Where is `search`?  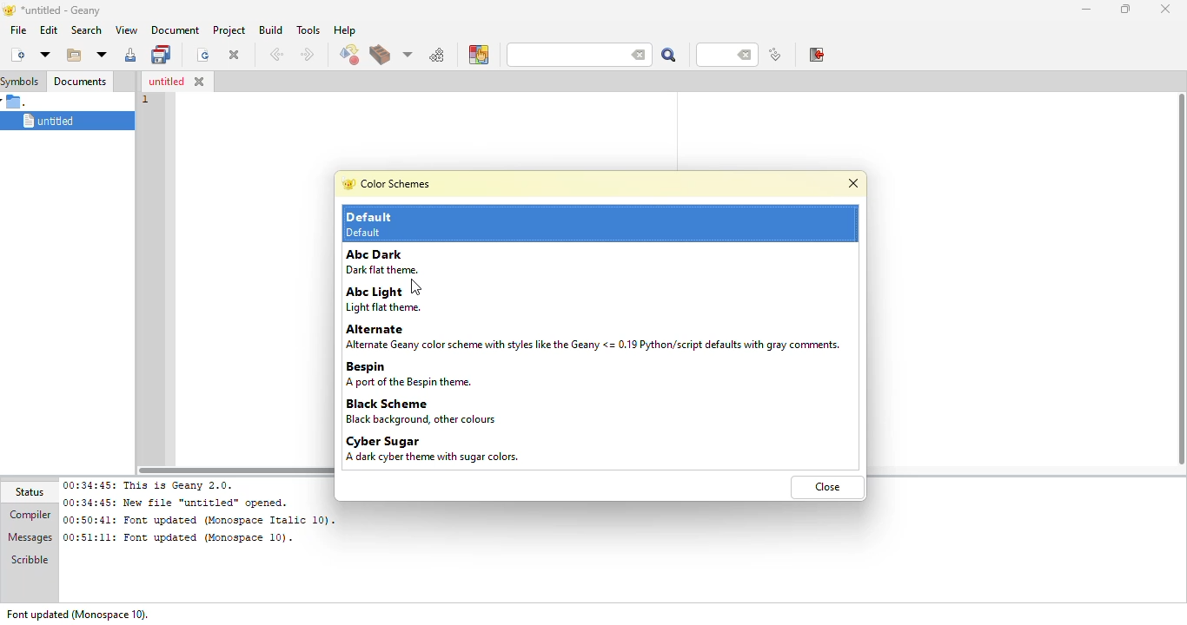 search is located at coordinates (84, 30).